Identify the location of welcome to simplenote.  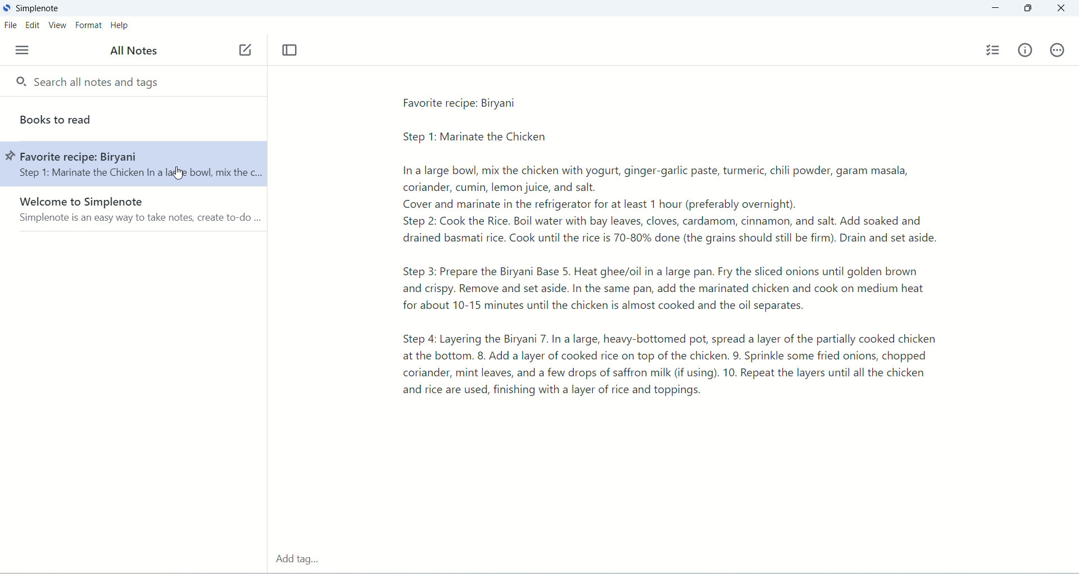
(134, 209).